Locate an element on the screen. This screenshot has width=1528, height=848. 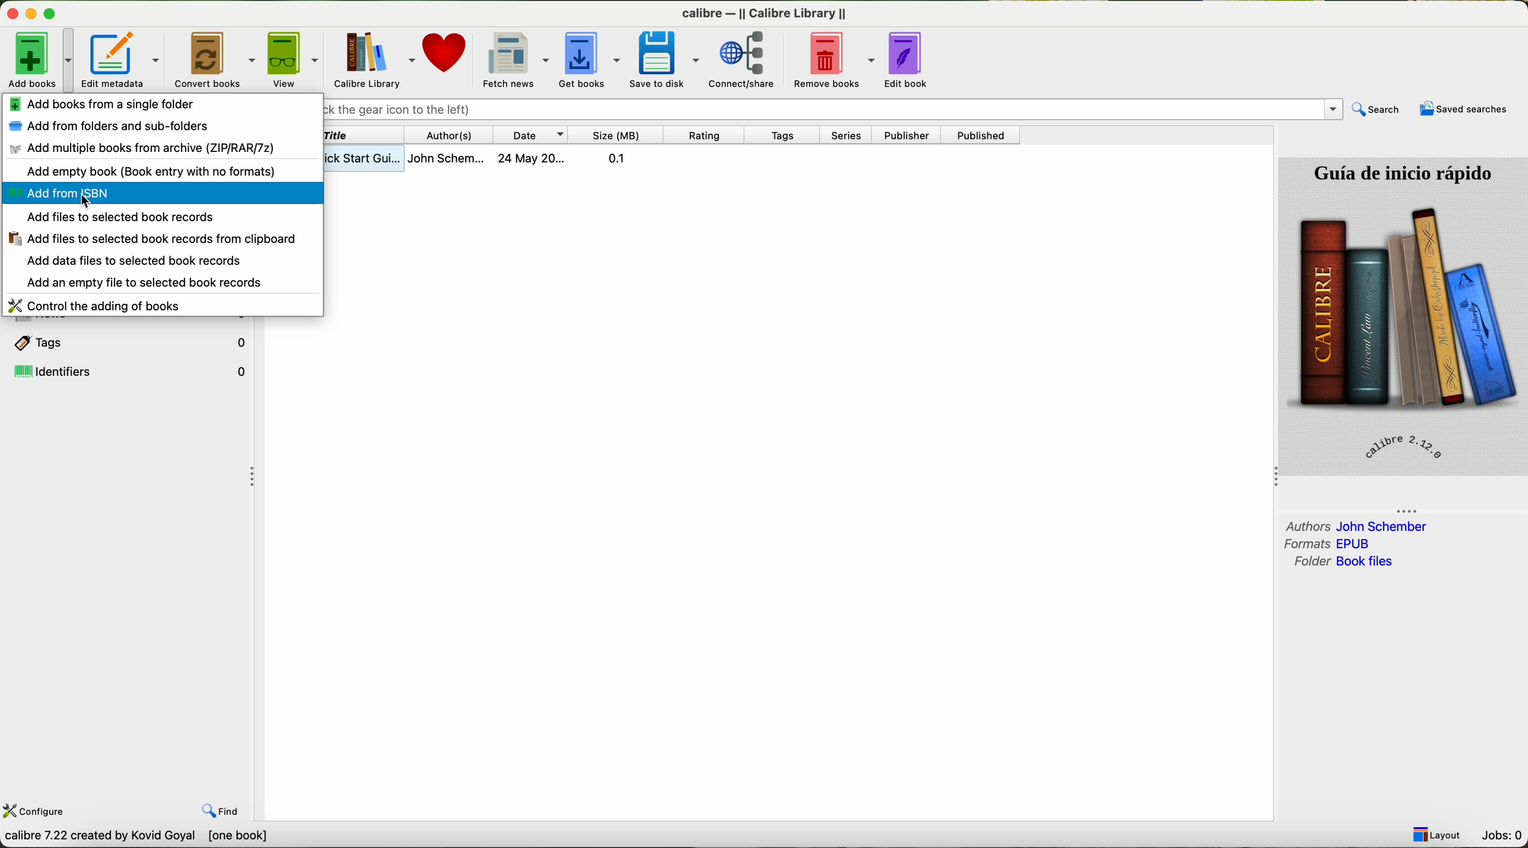
remove books is located at coordinates (830, 59).